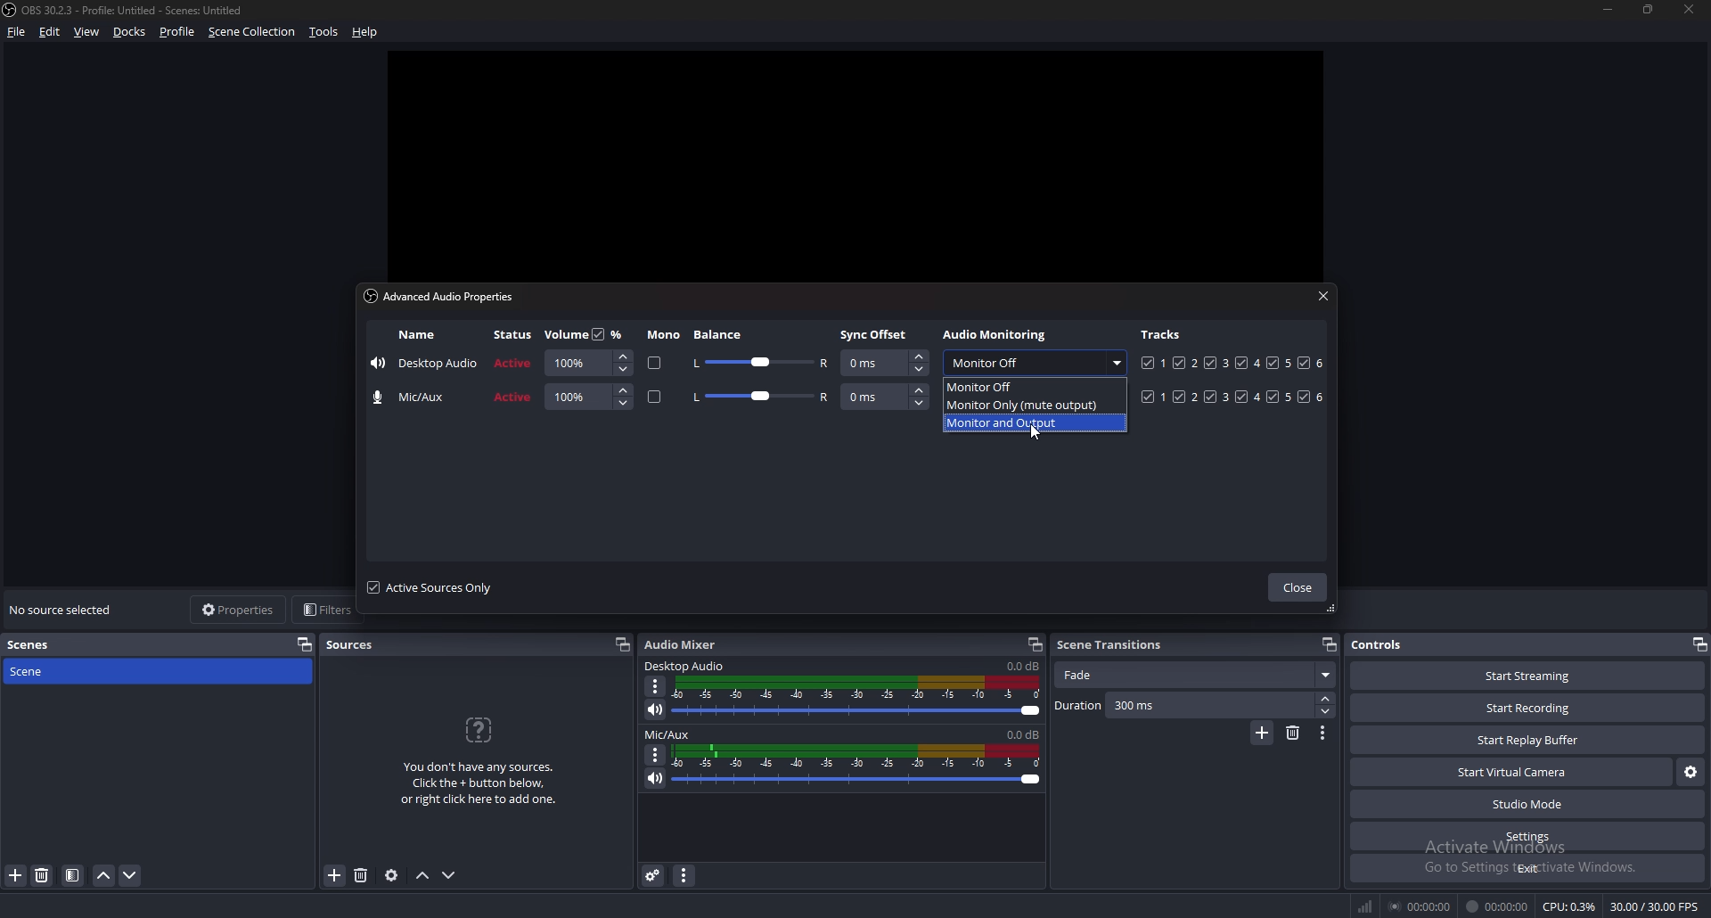 This screenshot has width=1711, height=918. I want to click on volume, so click(565, 335).